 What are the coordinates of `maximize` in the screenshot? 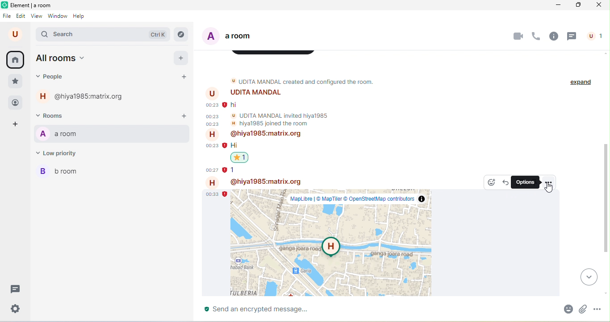 It's located at (576, 5).